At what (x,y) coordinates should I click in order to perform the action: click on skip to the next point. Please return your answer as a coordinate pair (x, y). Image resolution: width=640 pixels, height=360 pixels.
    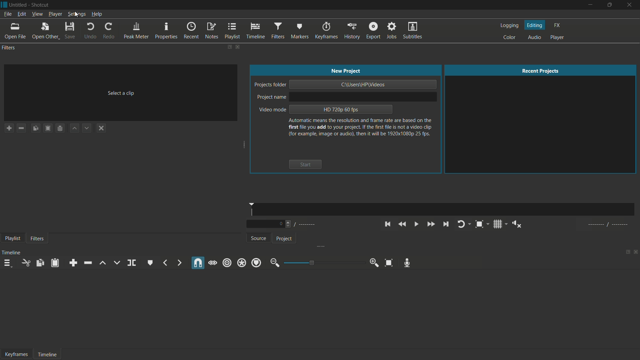
    Looking at the image, I should click on (446, 224).